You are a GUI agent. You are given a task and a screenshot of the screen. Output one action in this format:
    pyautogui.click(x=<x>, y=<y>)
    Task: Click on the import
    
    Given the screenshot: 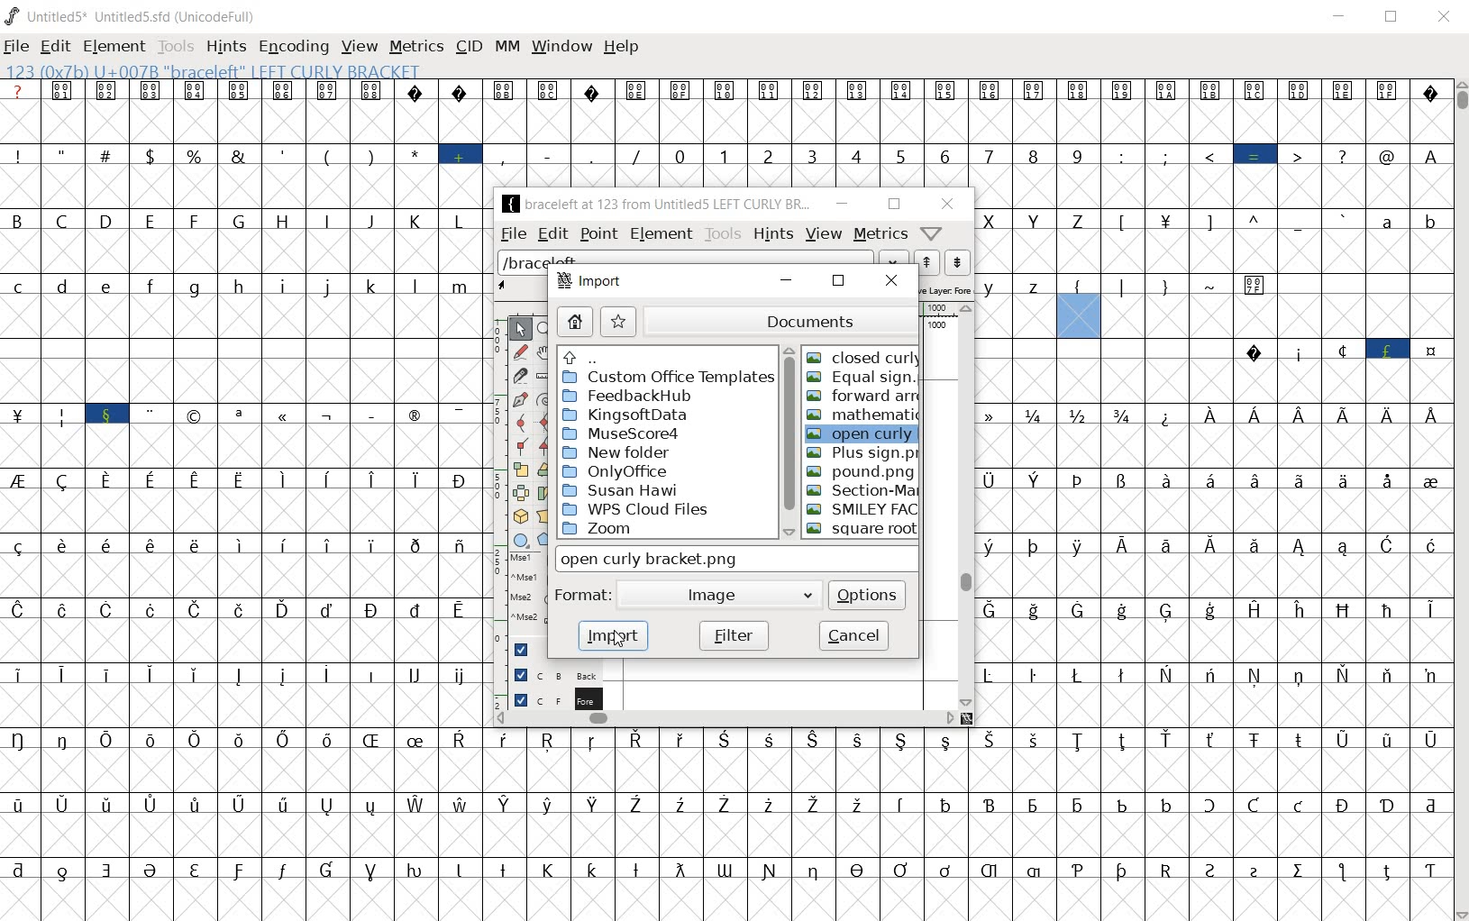 What is the action you would take?
    pyautogui.click(x=614, y=636)
    